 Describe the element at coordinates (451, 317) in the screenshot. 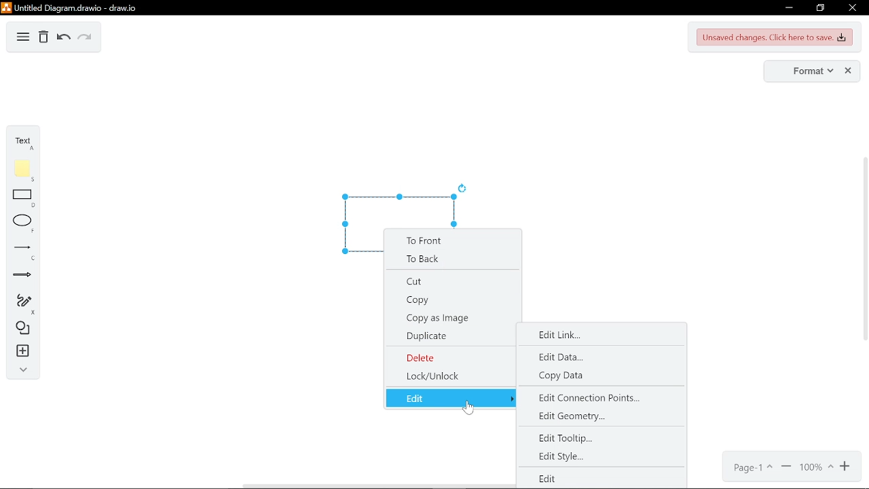

I see `copy as image` at that location.